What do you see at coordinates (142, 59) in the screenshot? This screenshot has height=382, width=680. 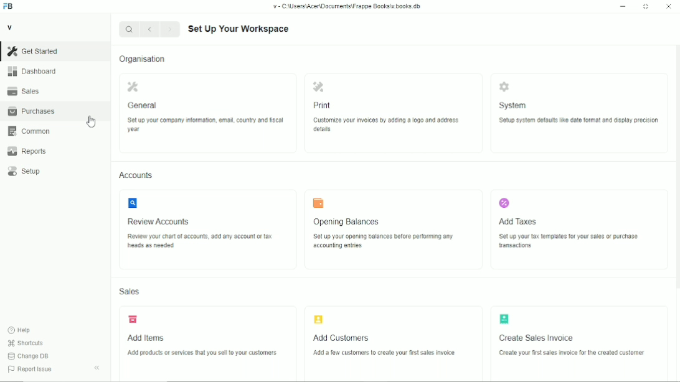 I see `Organisation` at bounding box center [142, 59].